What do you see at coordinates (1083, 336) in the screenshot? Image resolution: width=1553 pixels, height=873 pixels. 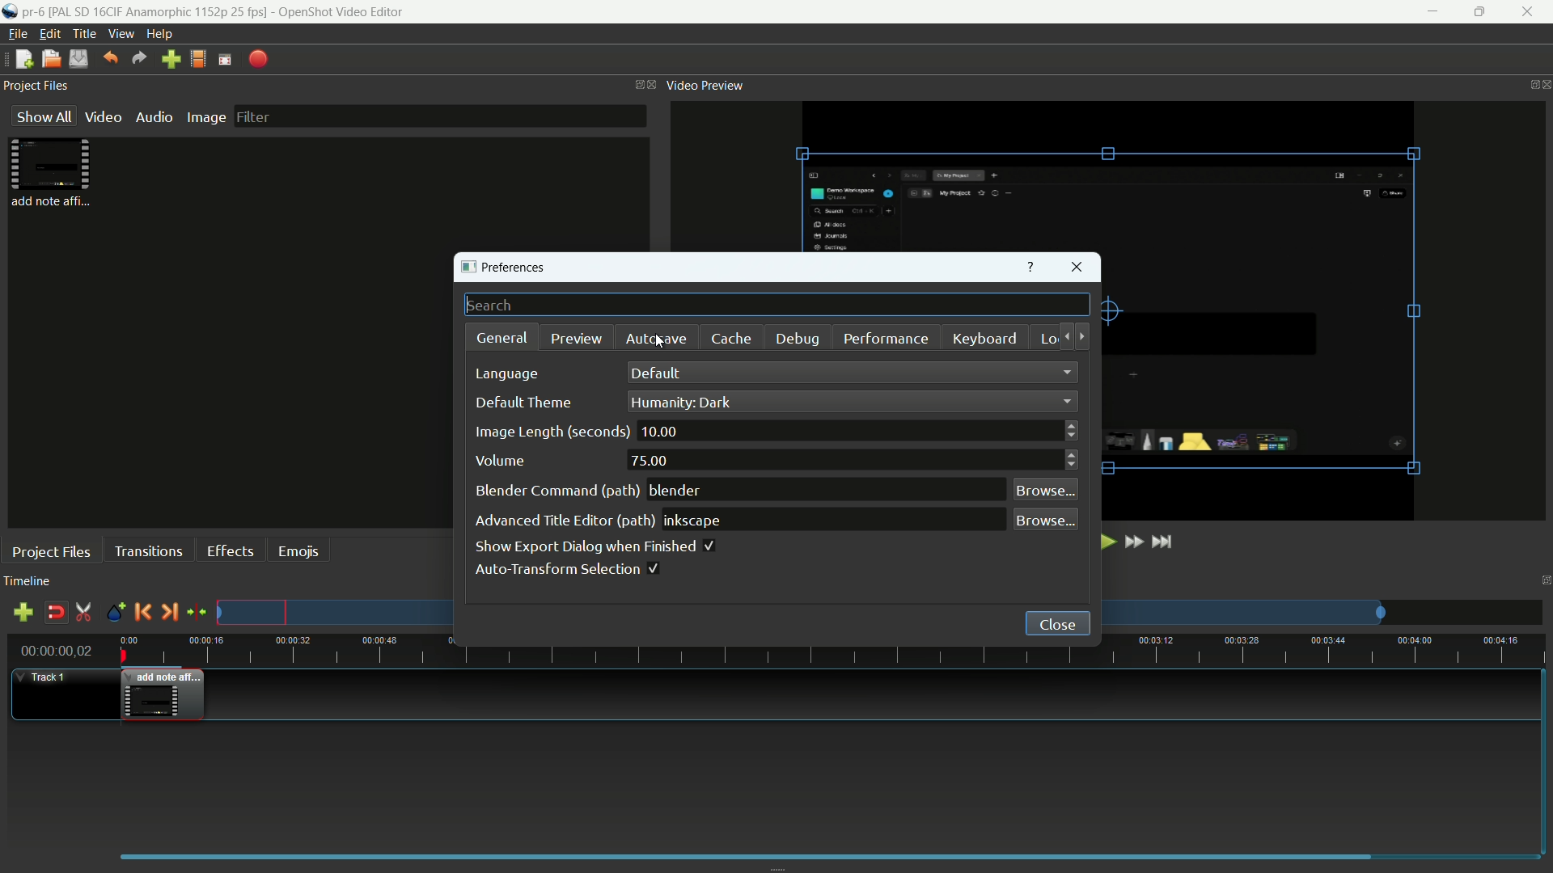 I see `move forward` at bounding box center [1083, 336].